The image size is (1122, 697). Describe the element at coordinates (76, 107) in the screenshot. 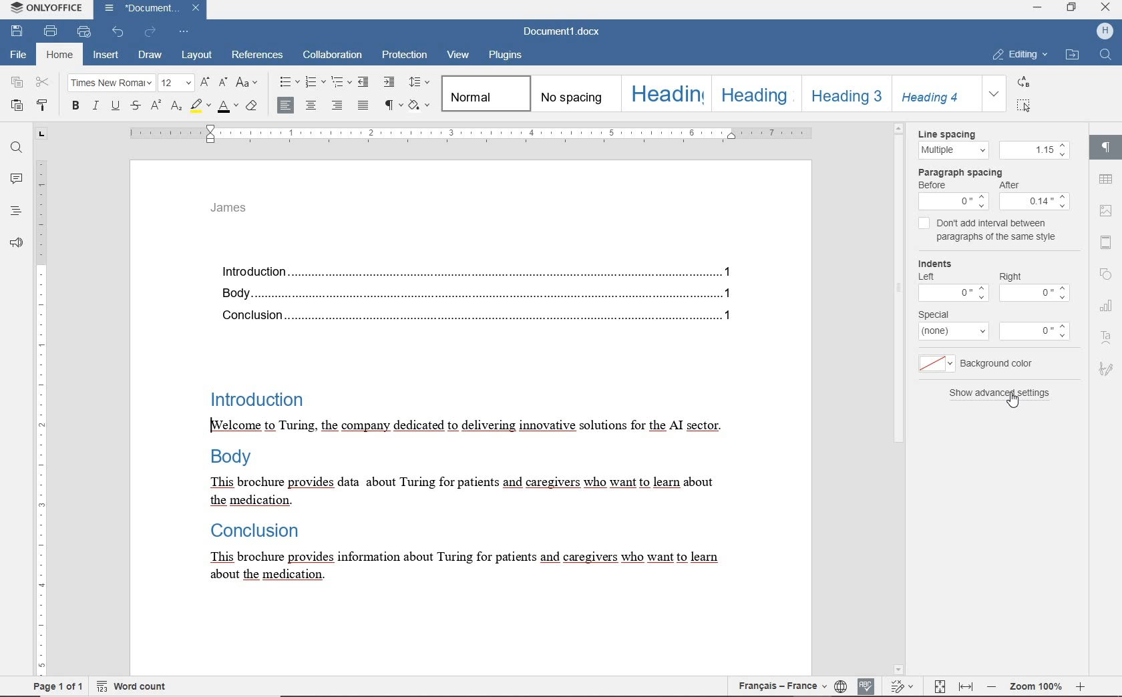

I see `bold` at that location.